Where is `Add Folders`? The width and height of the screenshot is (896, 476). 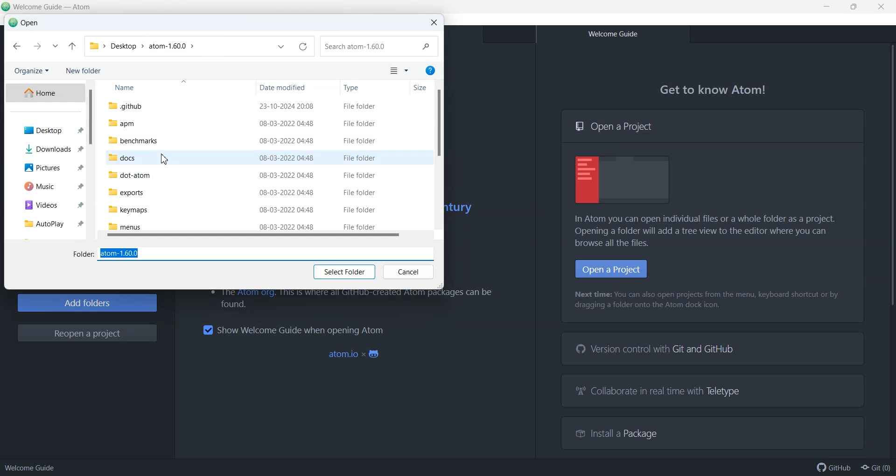
Add Folders is located at coordinates (87, 303).